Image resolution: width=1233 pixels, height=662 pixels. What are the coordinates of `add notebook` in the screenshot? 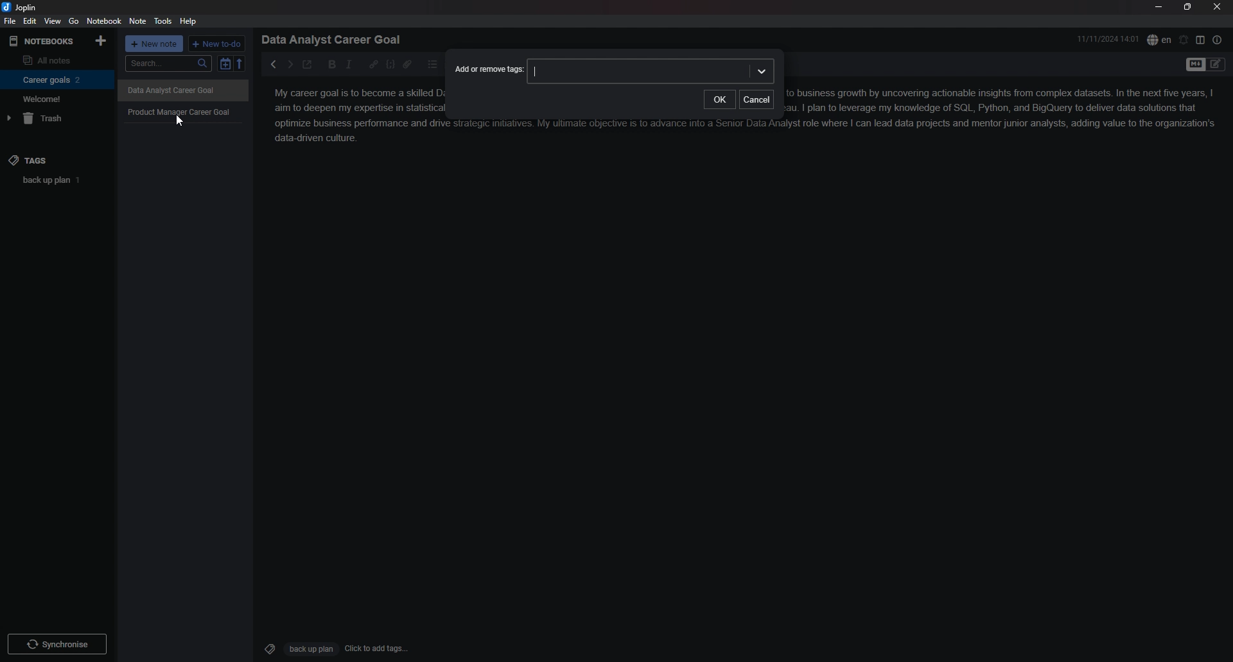 It's located at (102, 40).